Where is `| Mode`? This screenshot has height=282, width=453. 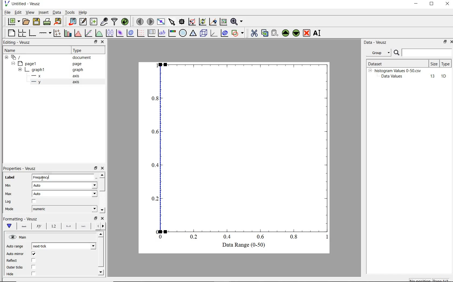
| Mode is located at coordinates (9, 210).